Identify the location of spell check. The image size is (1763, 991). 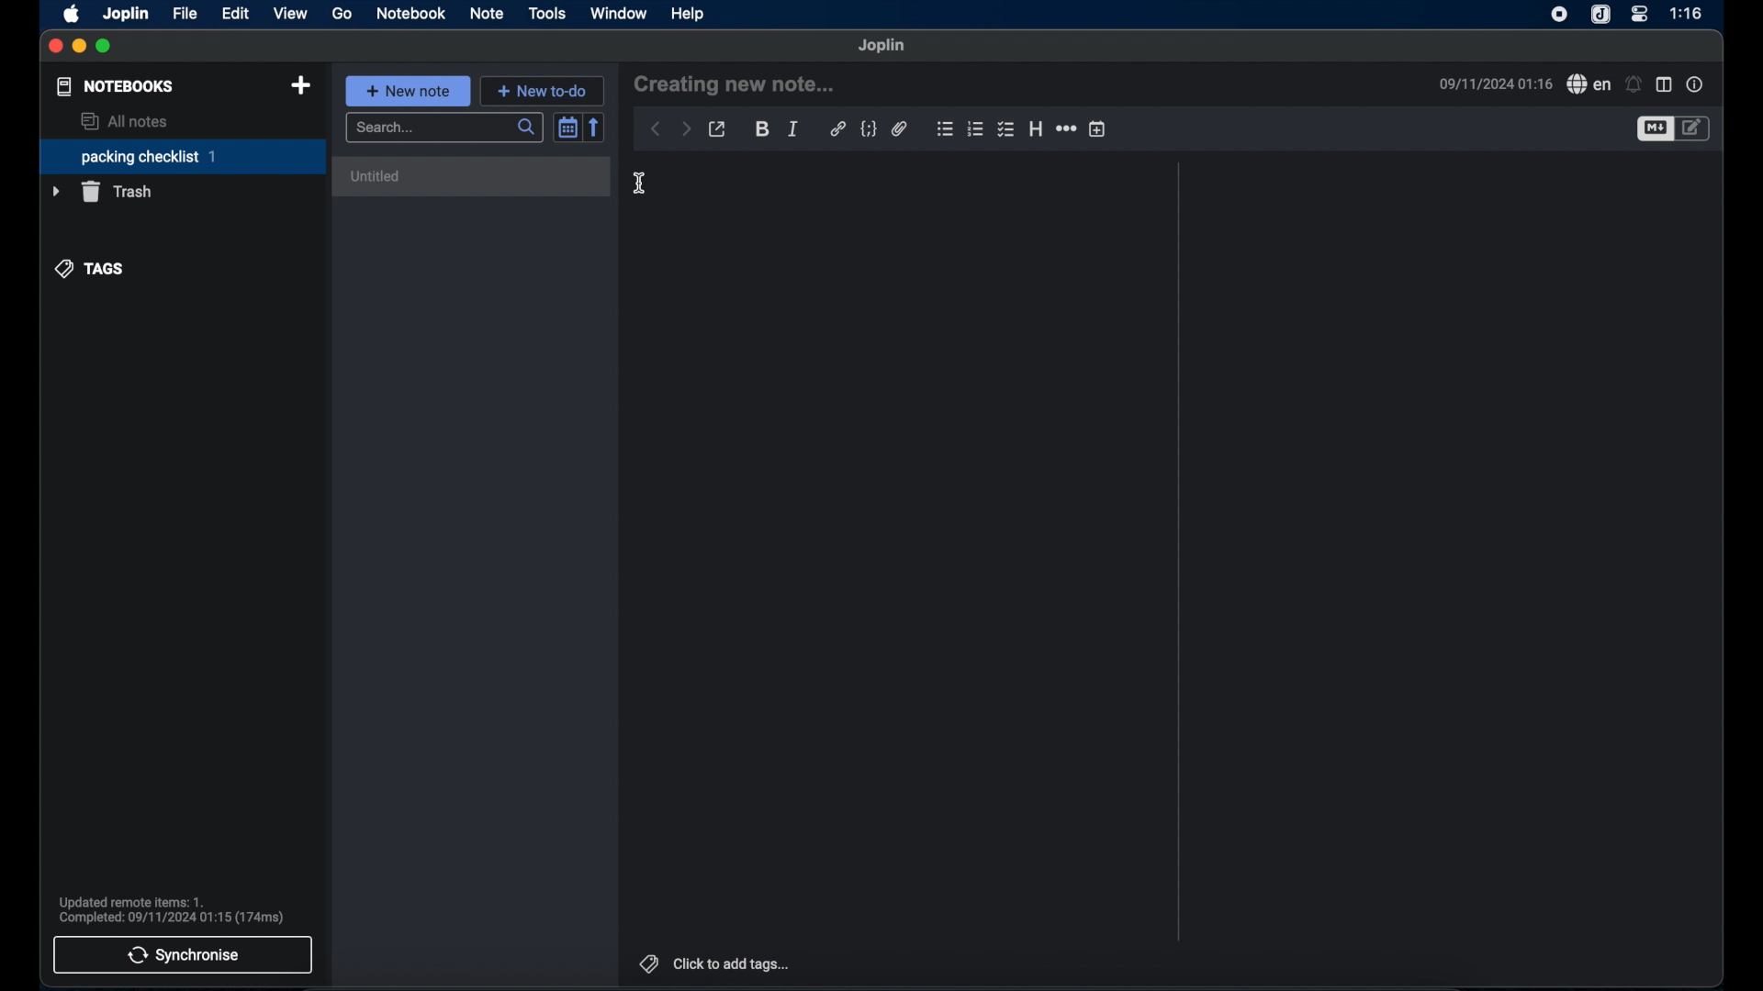
(1589, 84).